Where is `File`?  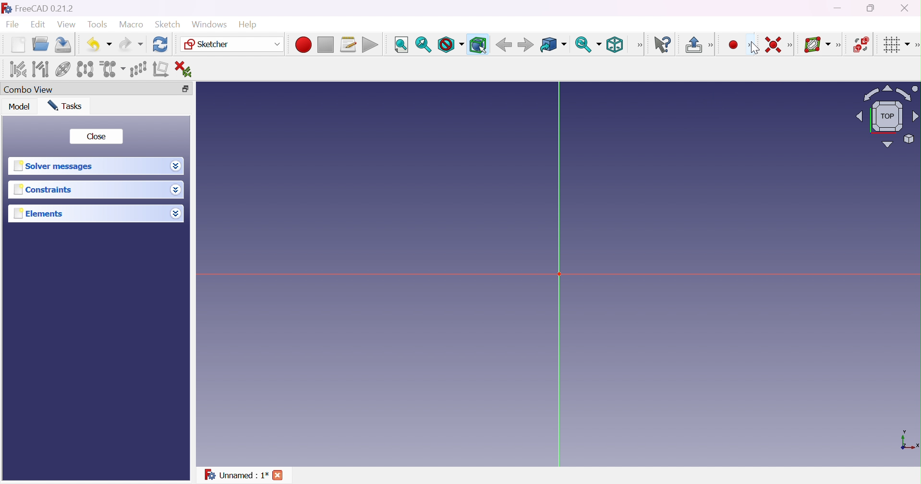 File is located at coordinates (13, 25).